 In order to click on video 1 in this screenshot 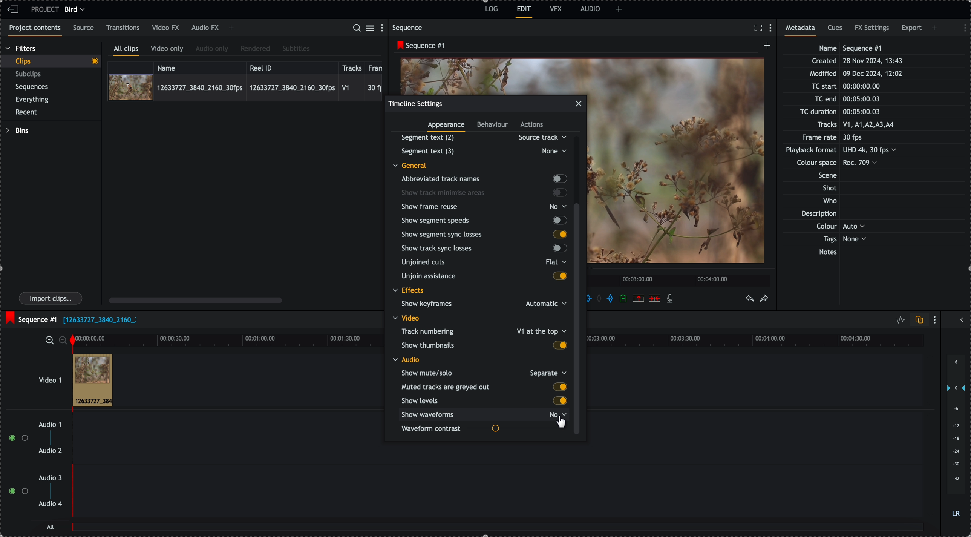, I will do `click(40, 376)`.